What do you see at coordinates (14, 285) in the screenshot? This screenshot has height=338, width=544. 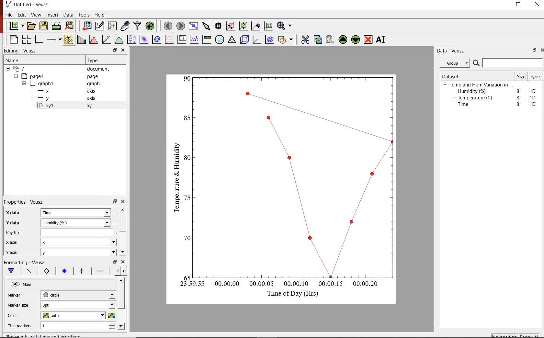 I see `visible (click to hide, set Hide to true)` at bounding box center [14, 285].